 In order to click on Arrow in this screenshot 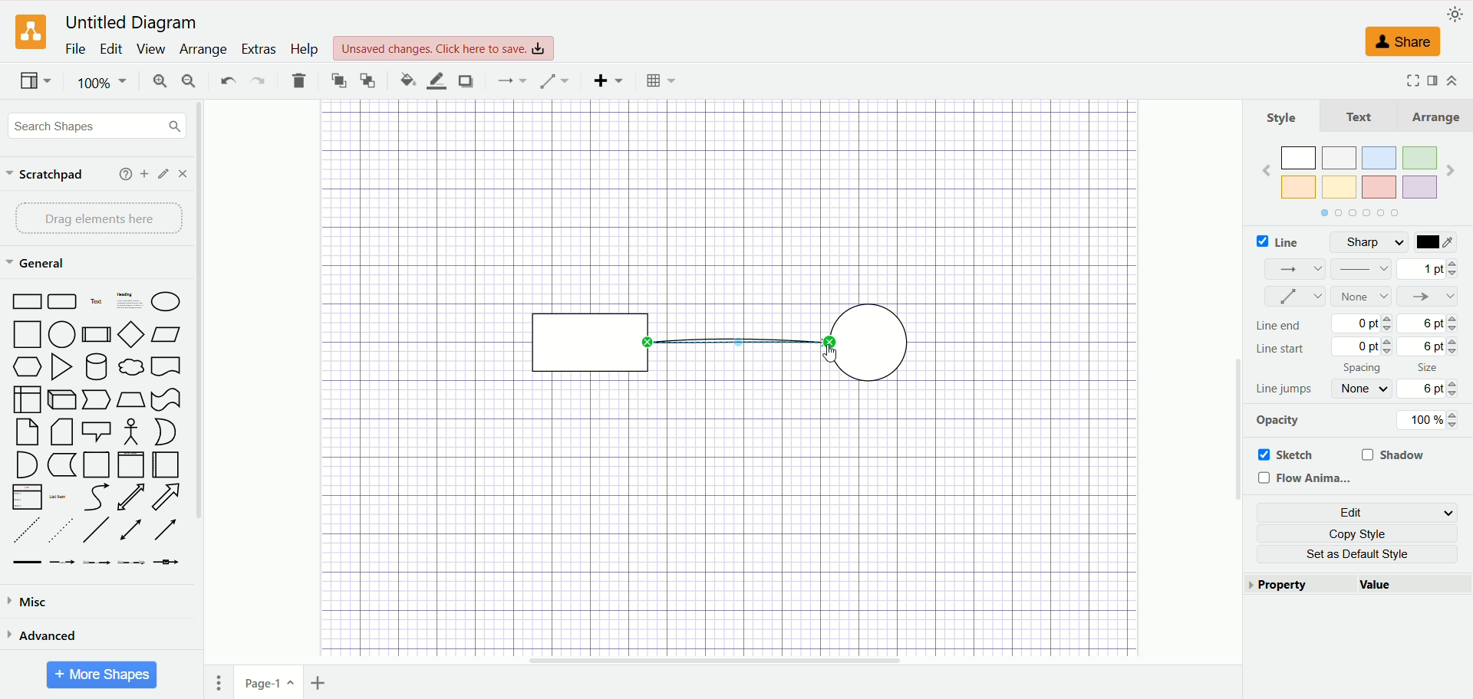, I will do `click(171, 497)`.